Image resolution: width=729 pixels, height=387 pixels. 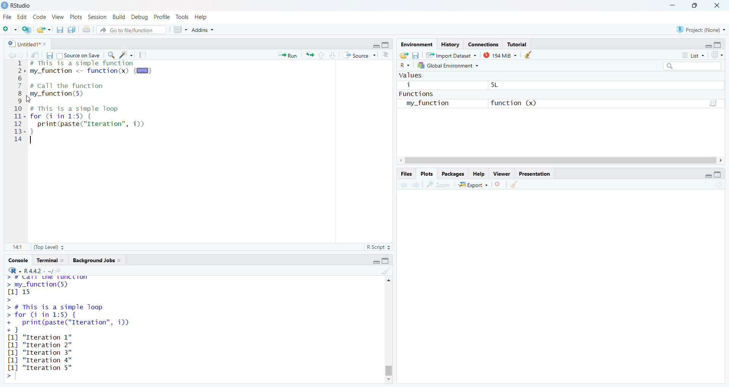 What do you see at coordinates (535, 173) in the screenshot?
I see `presentation` at bounding box center [535, 173].